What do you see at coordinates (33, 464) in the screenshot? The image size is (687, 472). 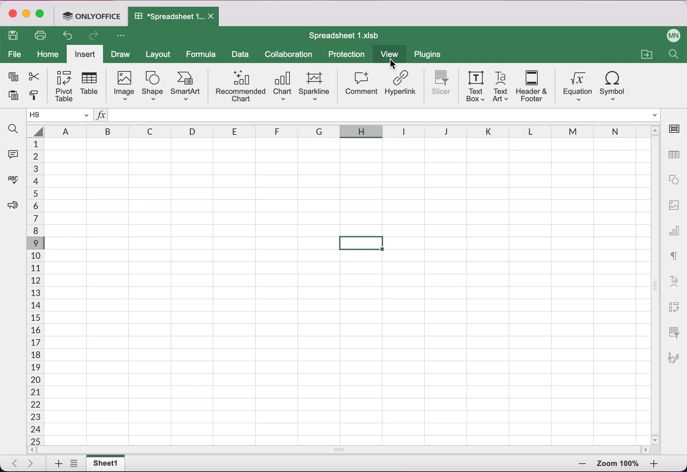 I see `next tab` at bounding box center [33, 464].